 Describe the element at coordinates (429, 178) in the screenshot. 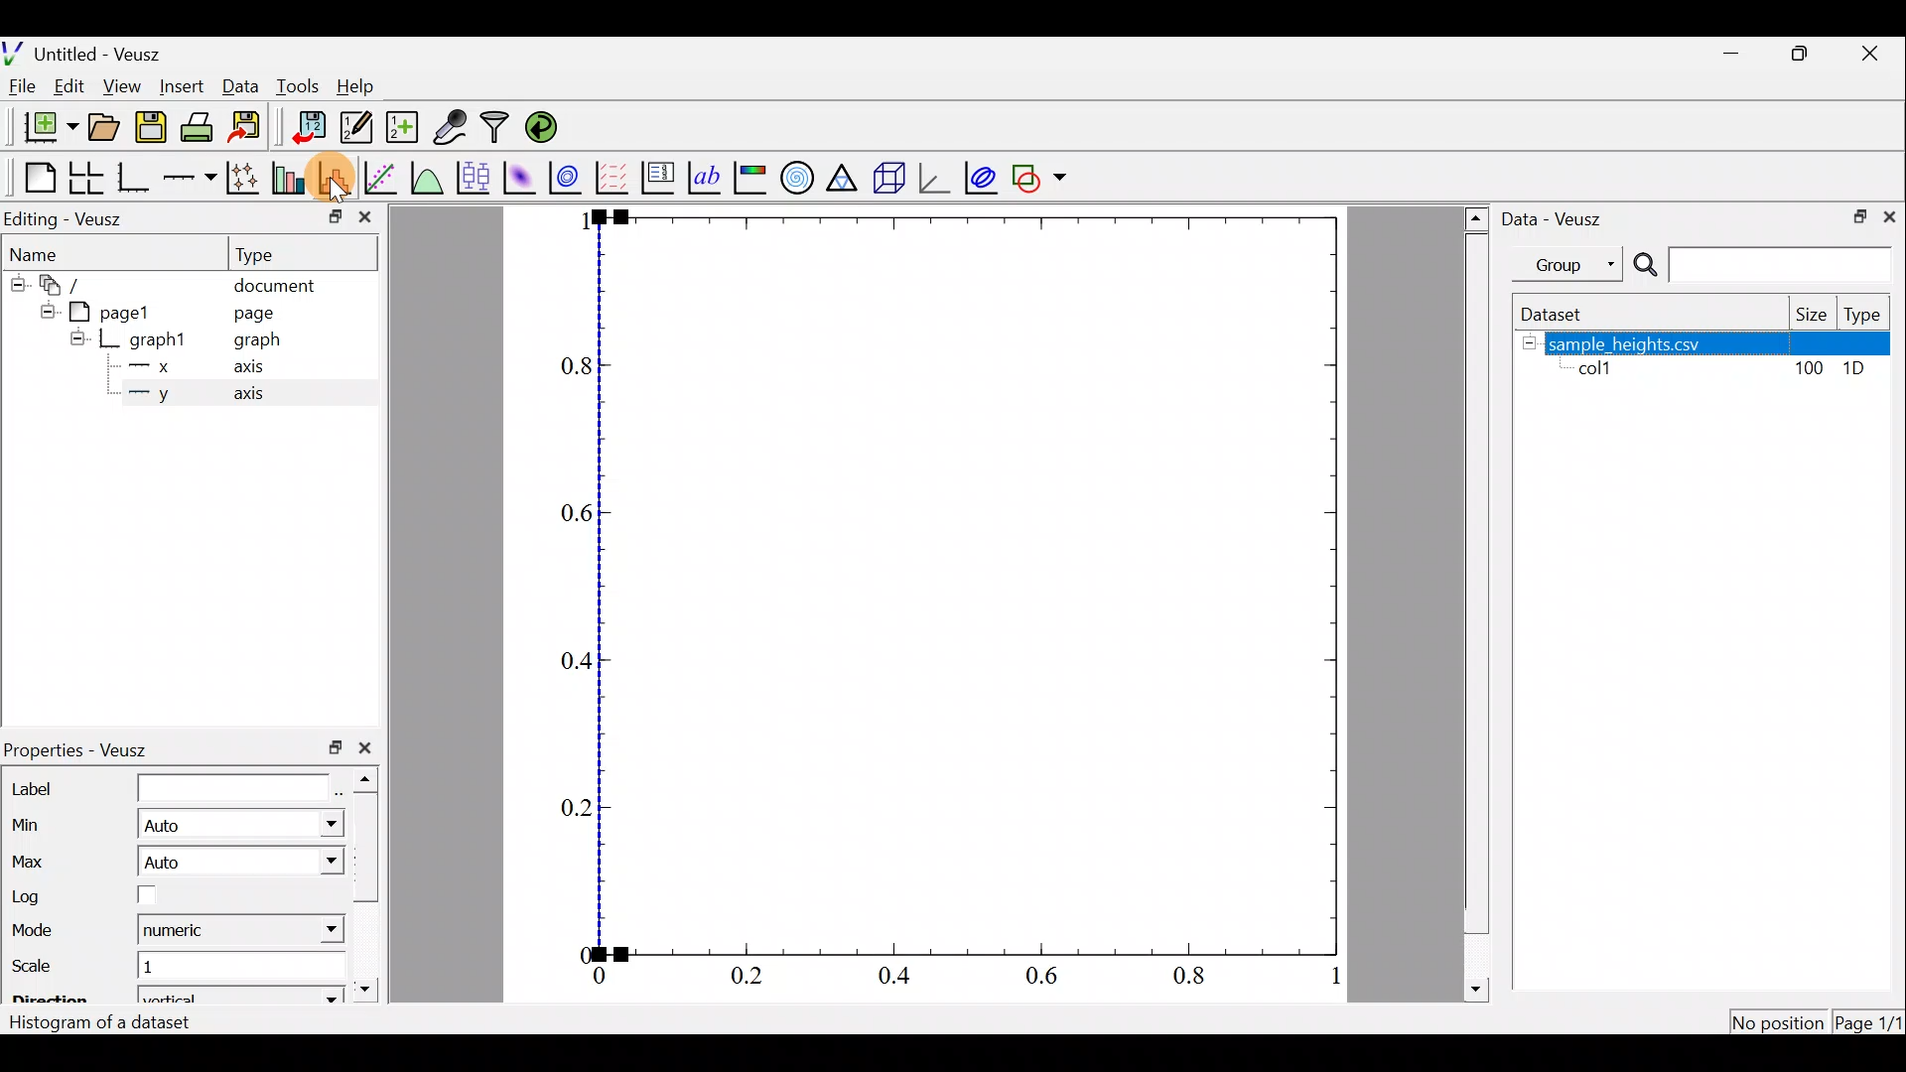

I see `plot a function` at that location.